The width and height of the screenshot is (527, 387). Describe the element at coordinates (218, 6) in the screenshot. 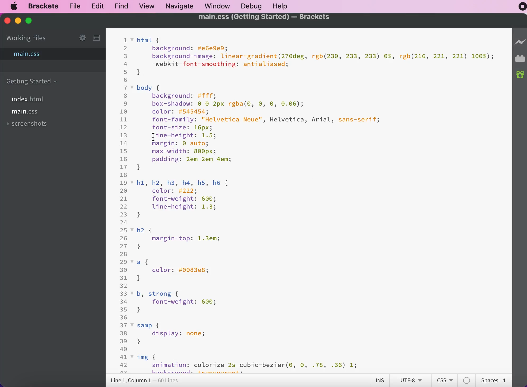

I see `window` at that location.